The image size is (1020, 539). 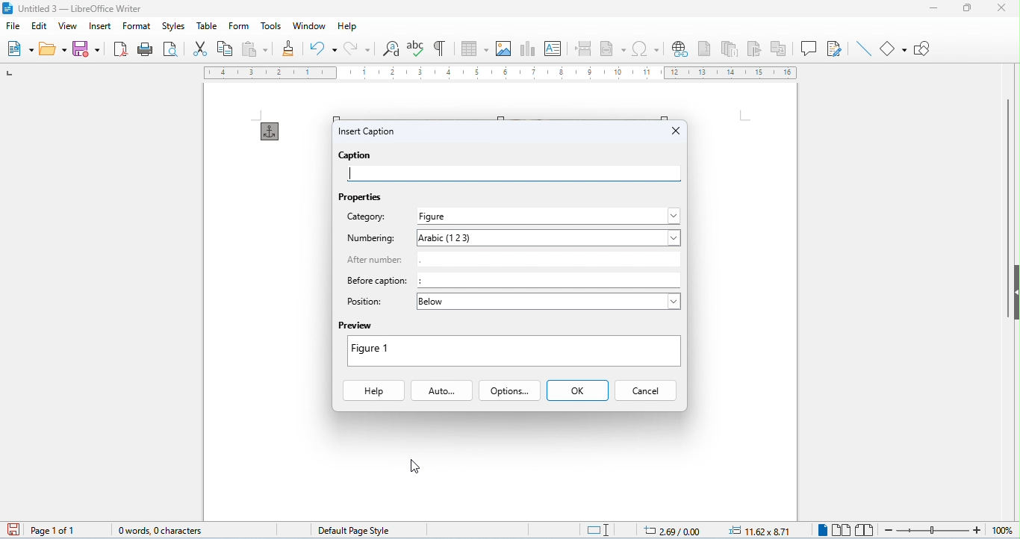 What do you see at coordinates (40, 26) in the screenshot?
I see `edit` at bounding box center [40, 26].